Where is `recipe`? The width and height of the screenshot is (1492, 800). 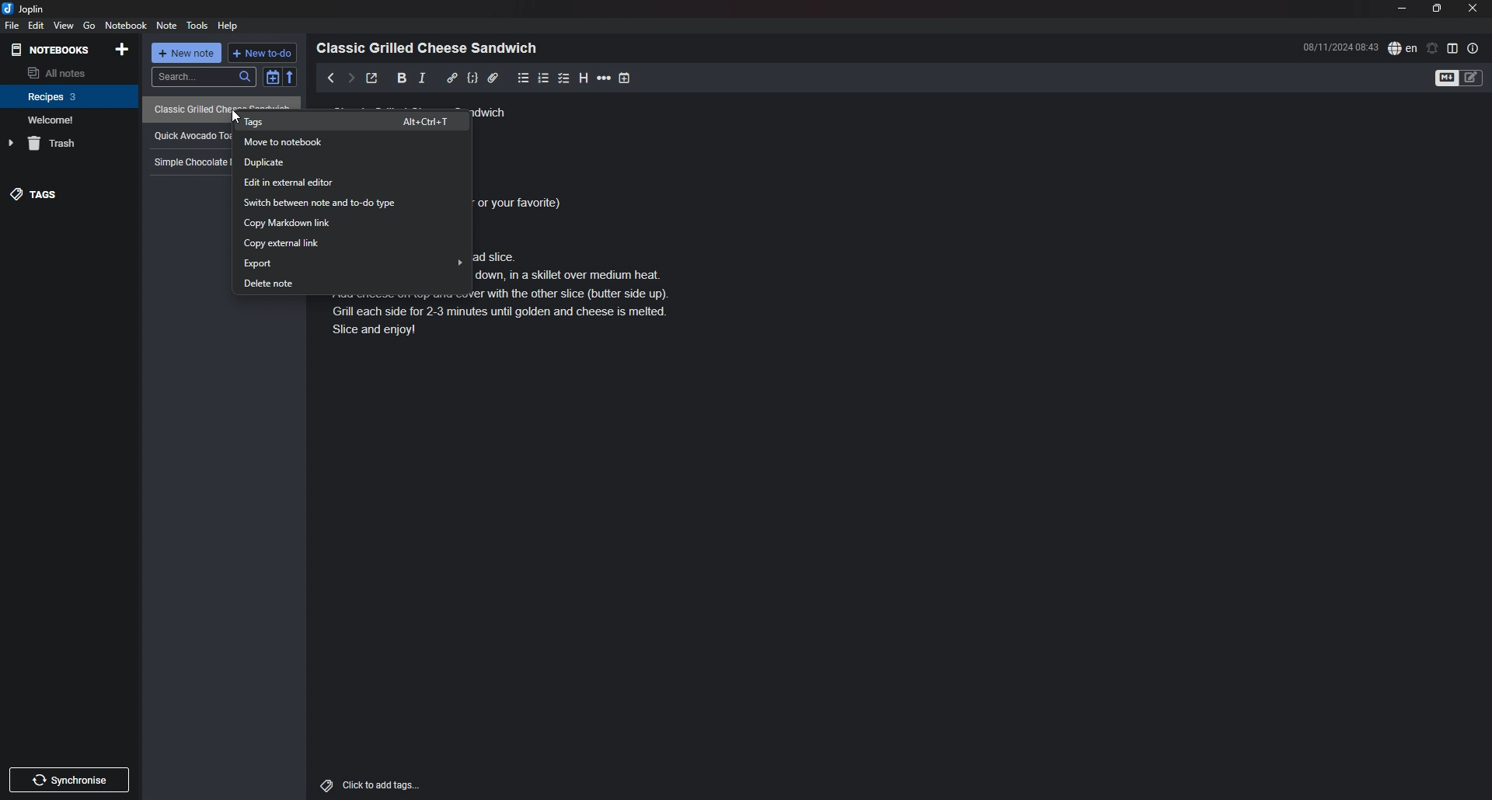 recipe is located at coordinates (189, 162).